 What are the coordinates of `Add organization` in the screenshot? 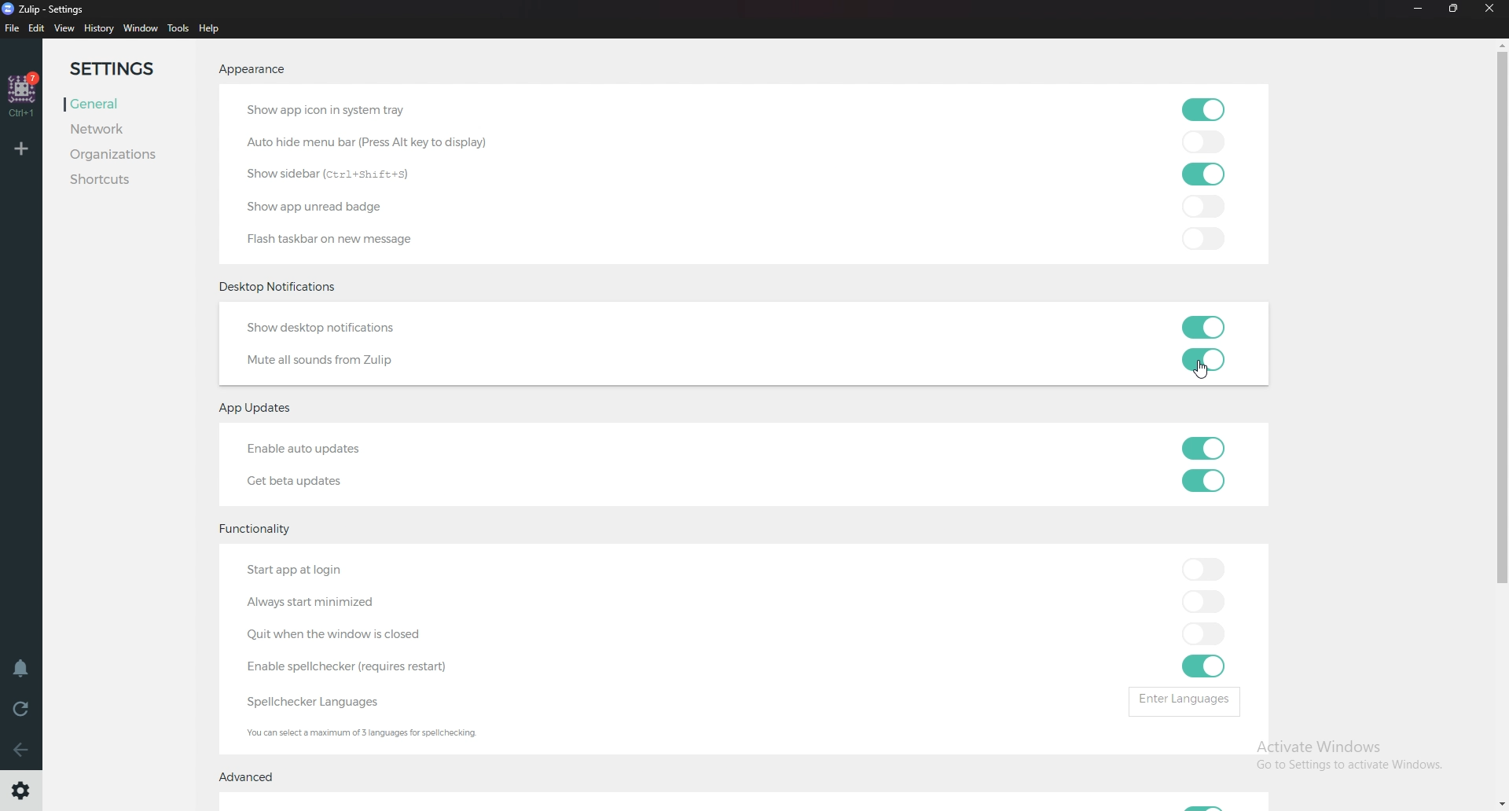 It's located at (21, 147).